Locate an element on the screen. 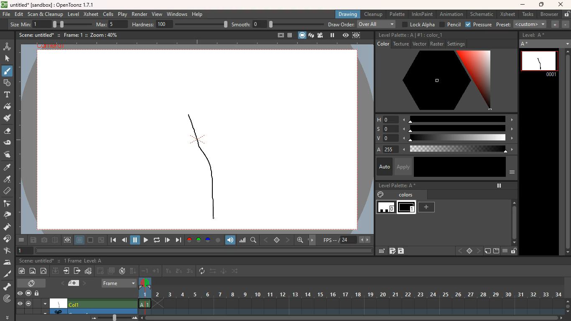  v is located at coordinates (384, 139).